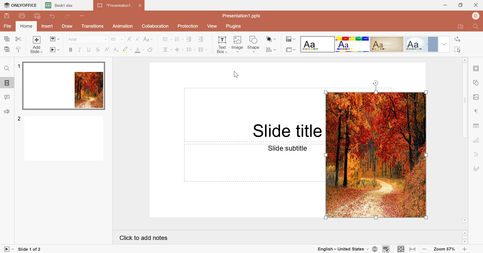 This screenshot has height=253, width=483. I want to click on Vertical align, so click(178, 50).